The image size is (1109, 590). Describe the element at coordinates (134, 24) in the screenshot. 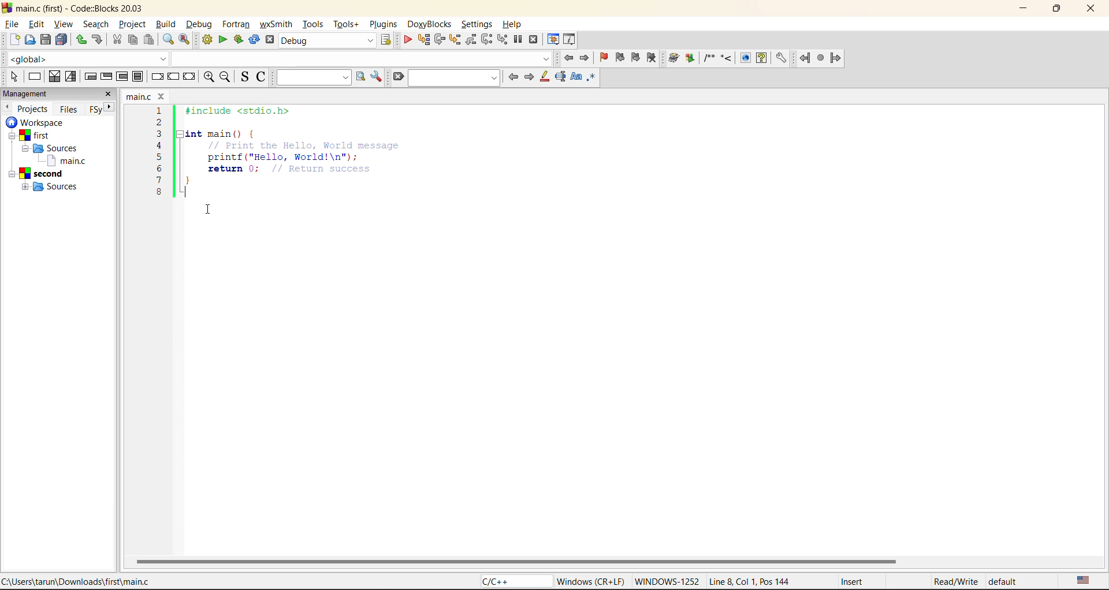

I see `project` at that location.